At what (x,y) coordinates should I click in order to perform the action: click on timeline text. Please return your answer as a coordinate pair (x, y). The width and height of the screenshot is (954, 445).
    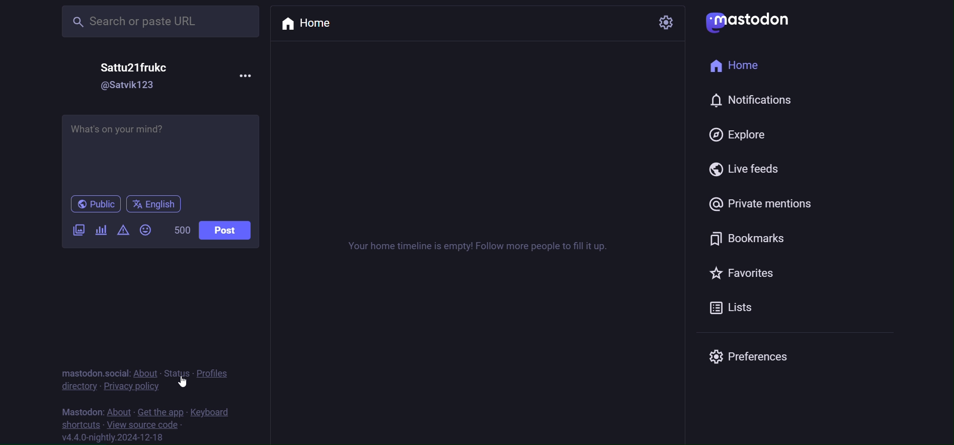
    Looking at the image, I should click on (481, 245).